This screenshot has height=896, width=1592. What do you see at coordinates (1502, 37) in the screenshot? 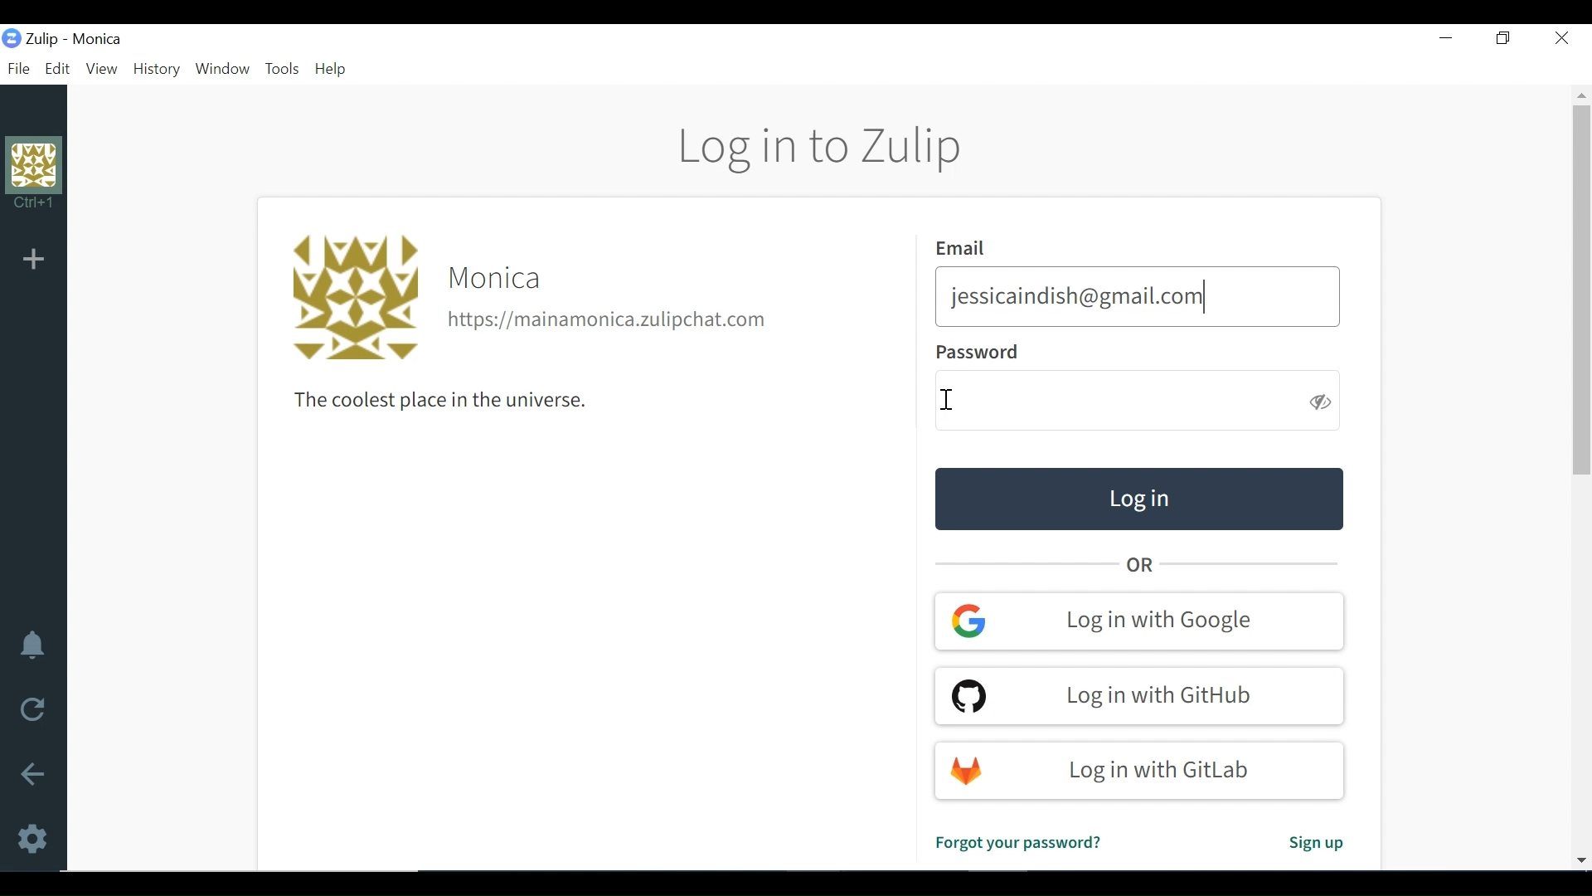
I see `Restore` at bounding box center [1502, 37].